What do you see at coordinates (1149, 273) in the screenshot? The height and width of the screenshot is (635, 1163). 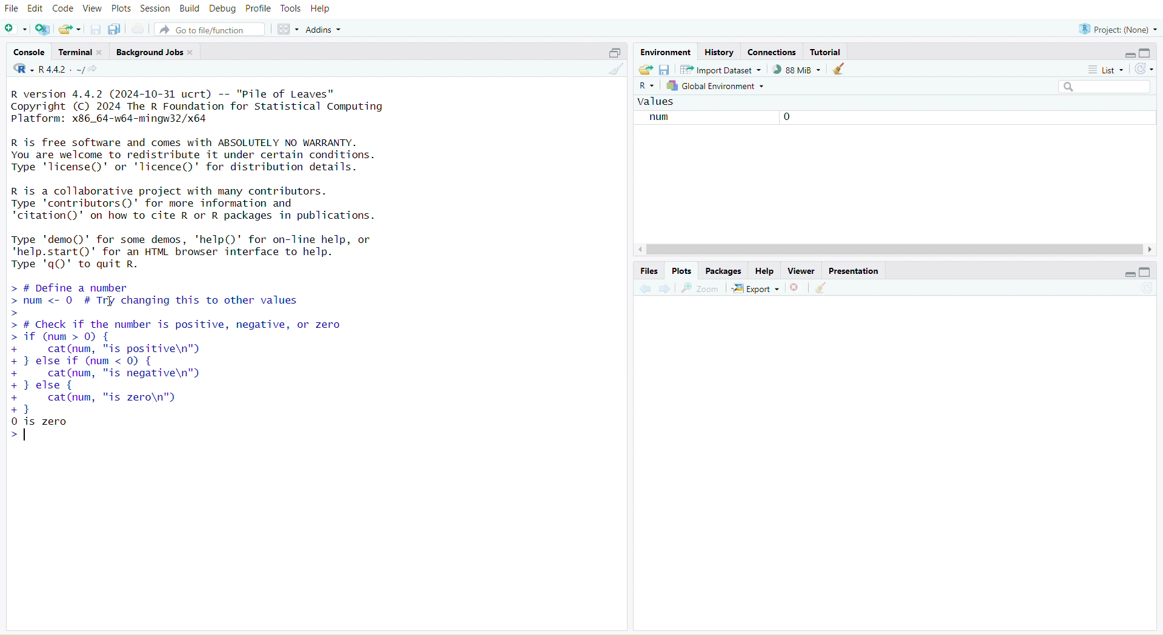 I see `collapse` at bounding box center [1149, 273].